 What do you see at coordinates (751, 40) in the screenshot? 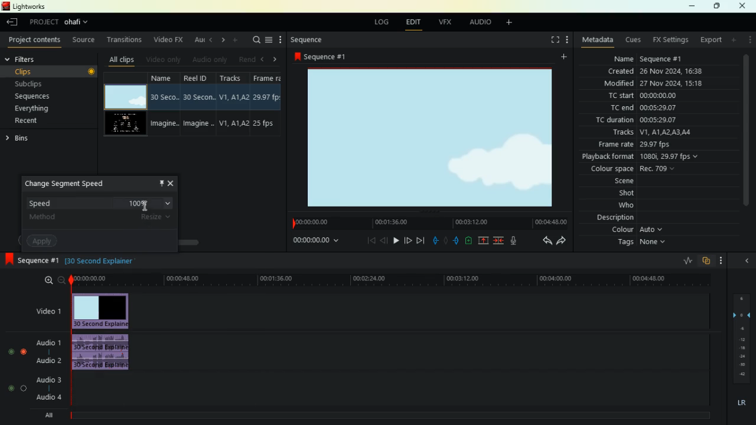
I see `more` at bounding box center [751, 40].